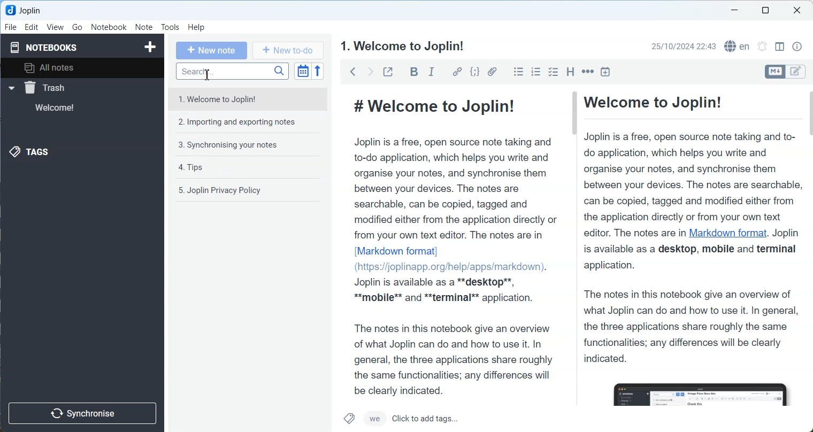 This screenshot has width=813, height=432. I want to click on New to-do, so click(287, 50).